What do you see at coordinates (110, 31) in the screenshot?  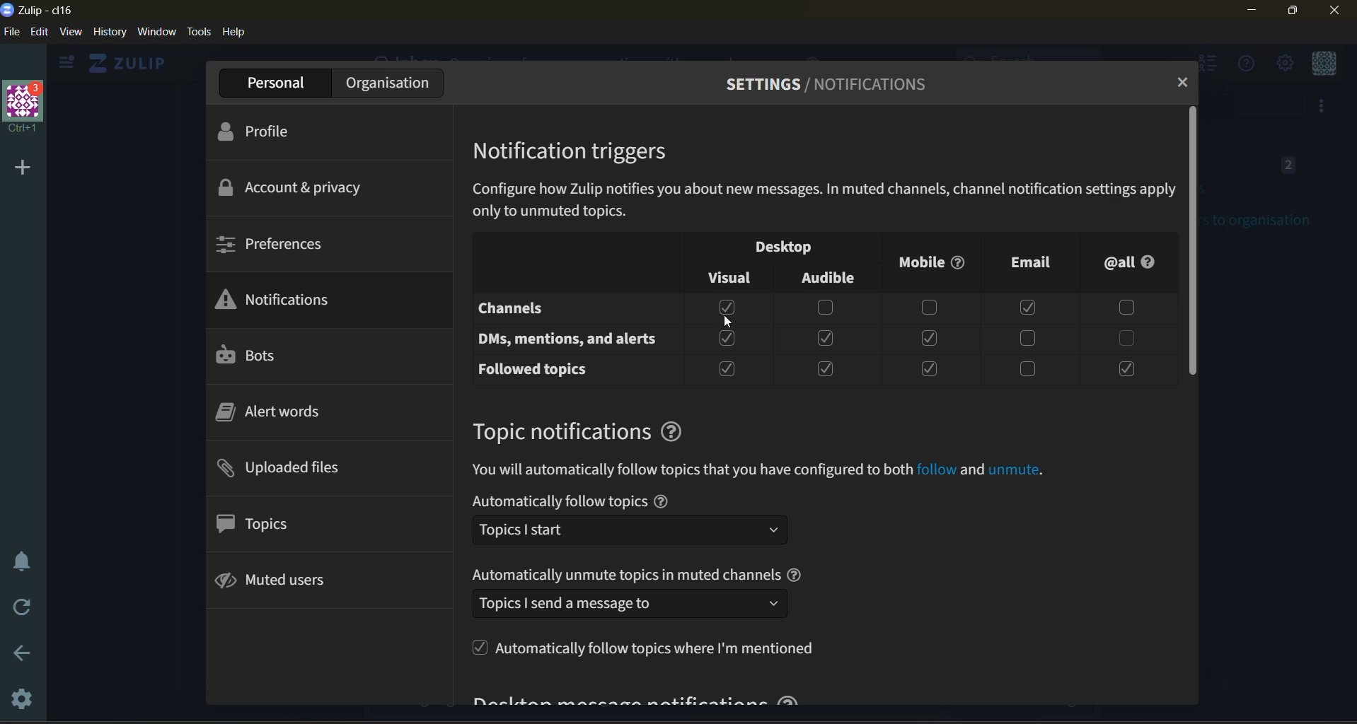 I see `history` at bounding box center [110, 31].